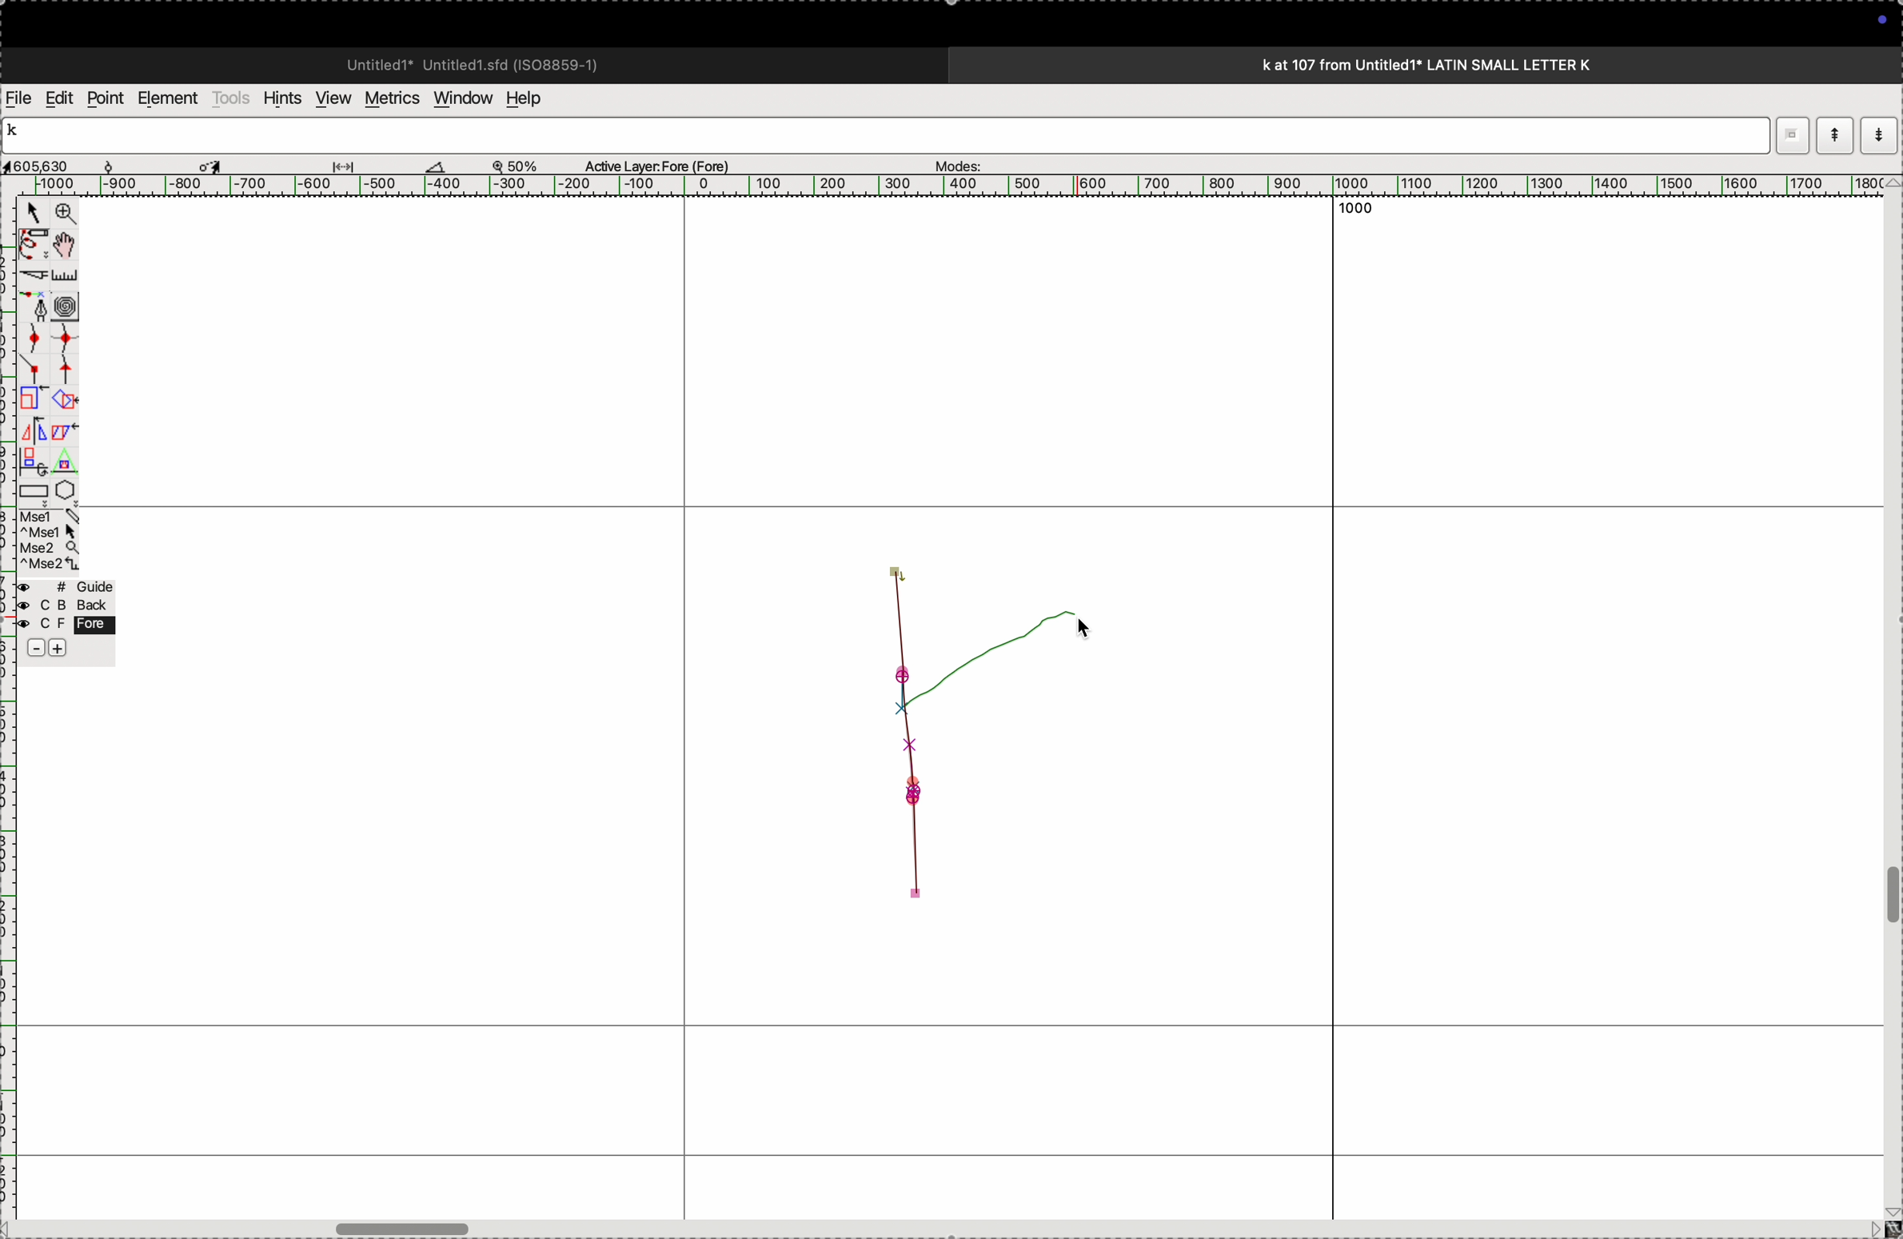 The height and width of the screenshot is (1239, 1903). I want to click on zoom, so click(523, 165).